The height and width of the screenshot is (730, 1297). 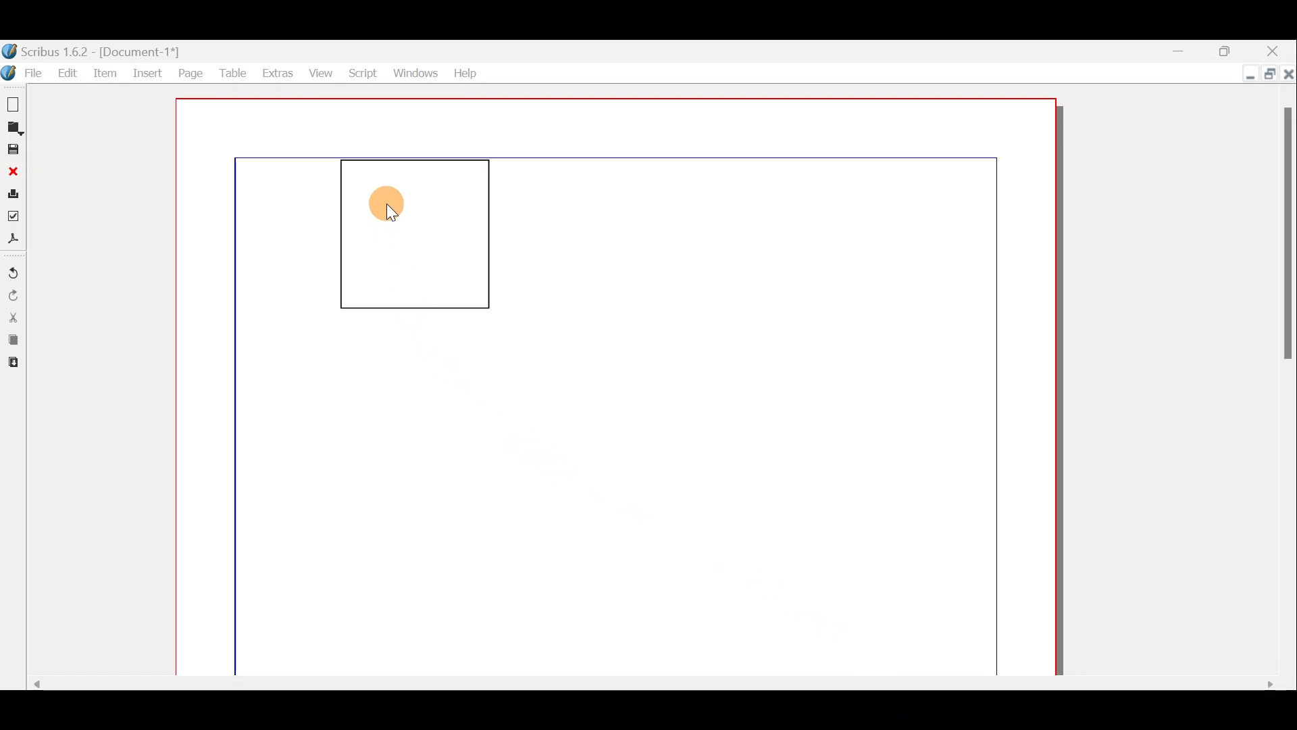 I want to click on Minimise, so click(x=1181, y=49).